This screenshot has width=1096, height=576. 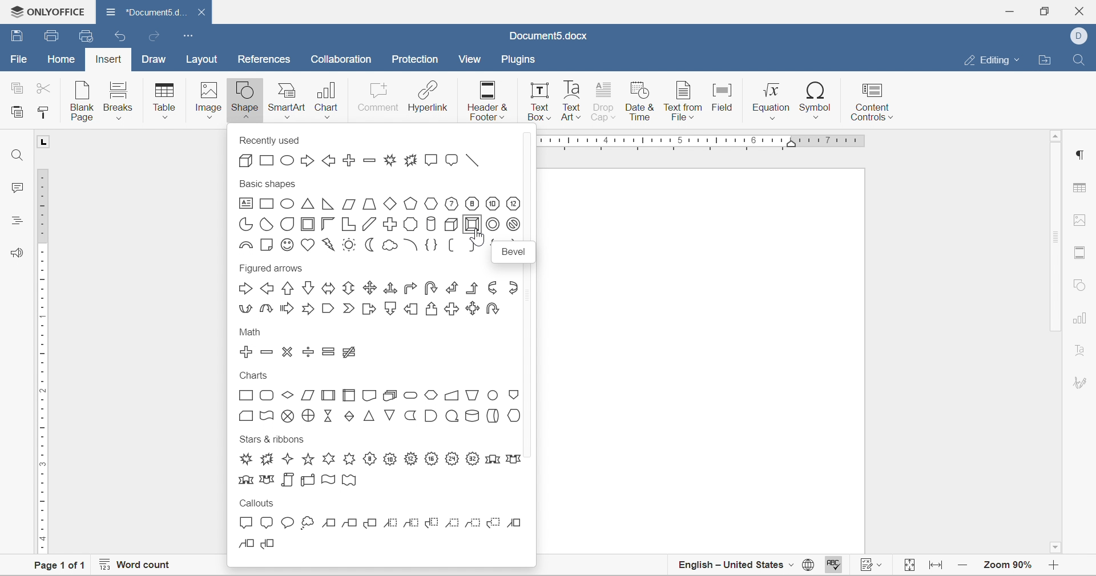 What do you see at coordinates (1081, 283) in the screenshot?
I see `shape settigns` at bounding box center [1081, 283].